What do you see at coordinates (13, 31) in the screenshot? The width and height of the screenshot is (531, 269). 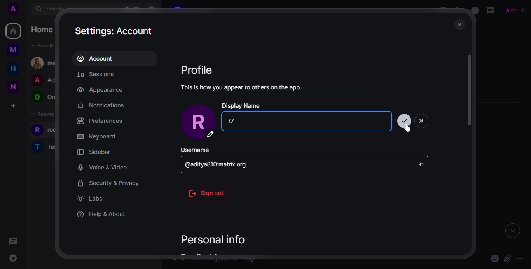 I see `home` at bounding box center [13, 31].